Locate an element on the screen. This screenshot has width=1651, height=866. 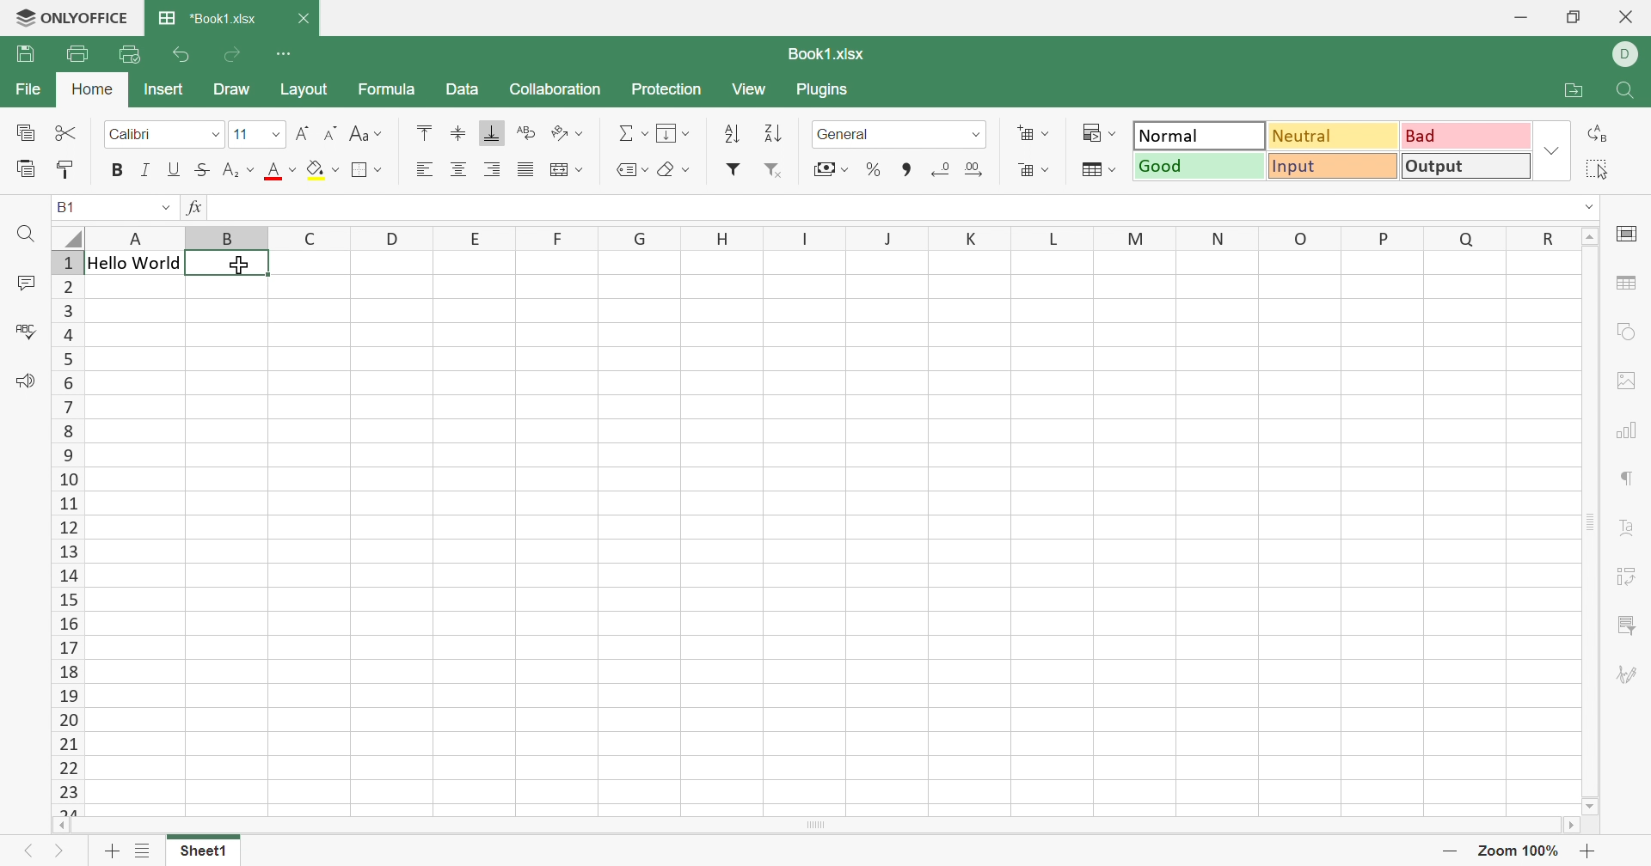
Orientation is located at coordinates (566, 135).